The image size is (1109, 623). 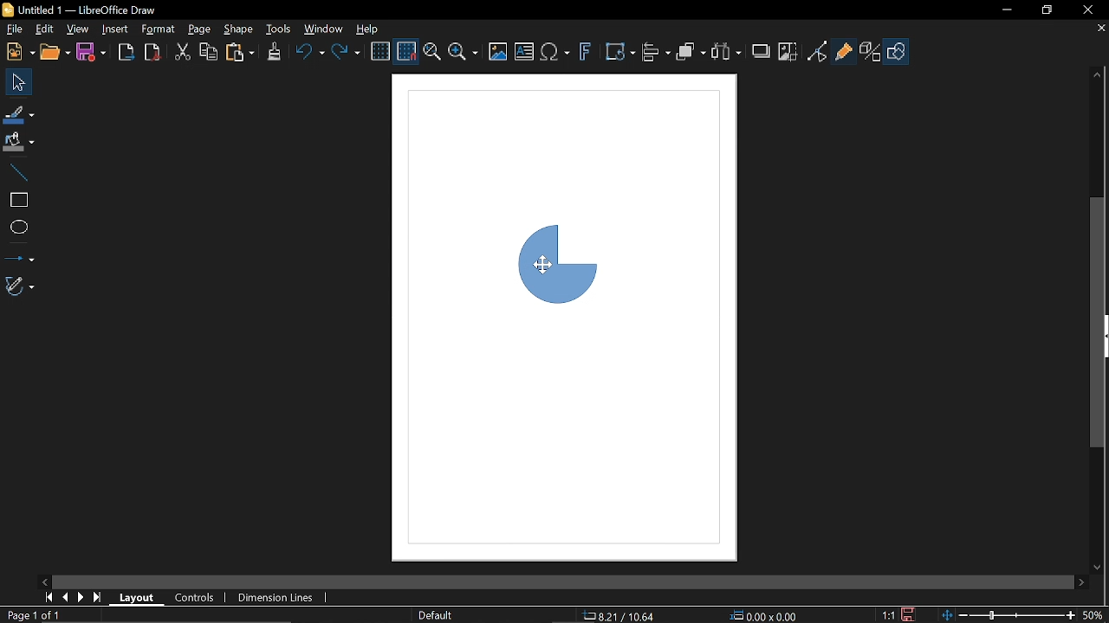 I want to click on Insert image, so click(x=498, y=51).